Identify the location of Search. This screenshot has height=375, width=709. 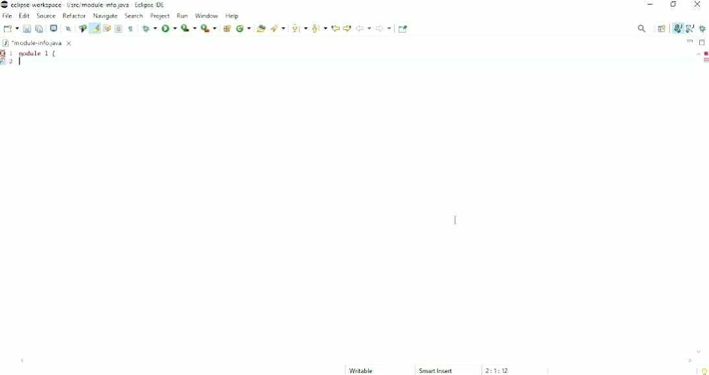
(278, 29).